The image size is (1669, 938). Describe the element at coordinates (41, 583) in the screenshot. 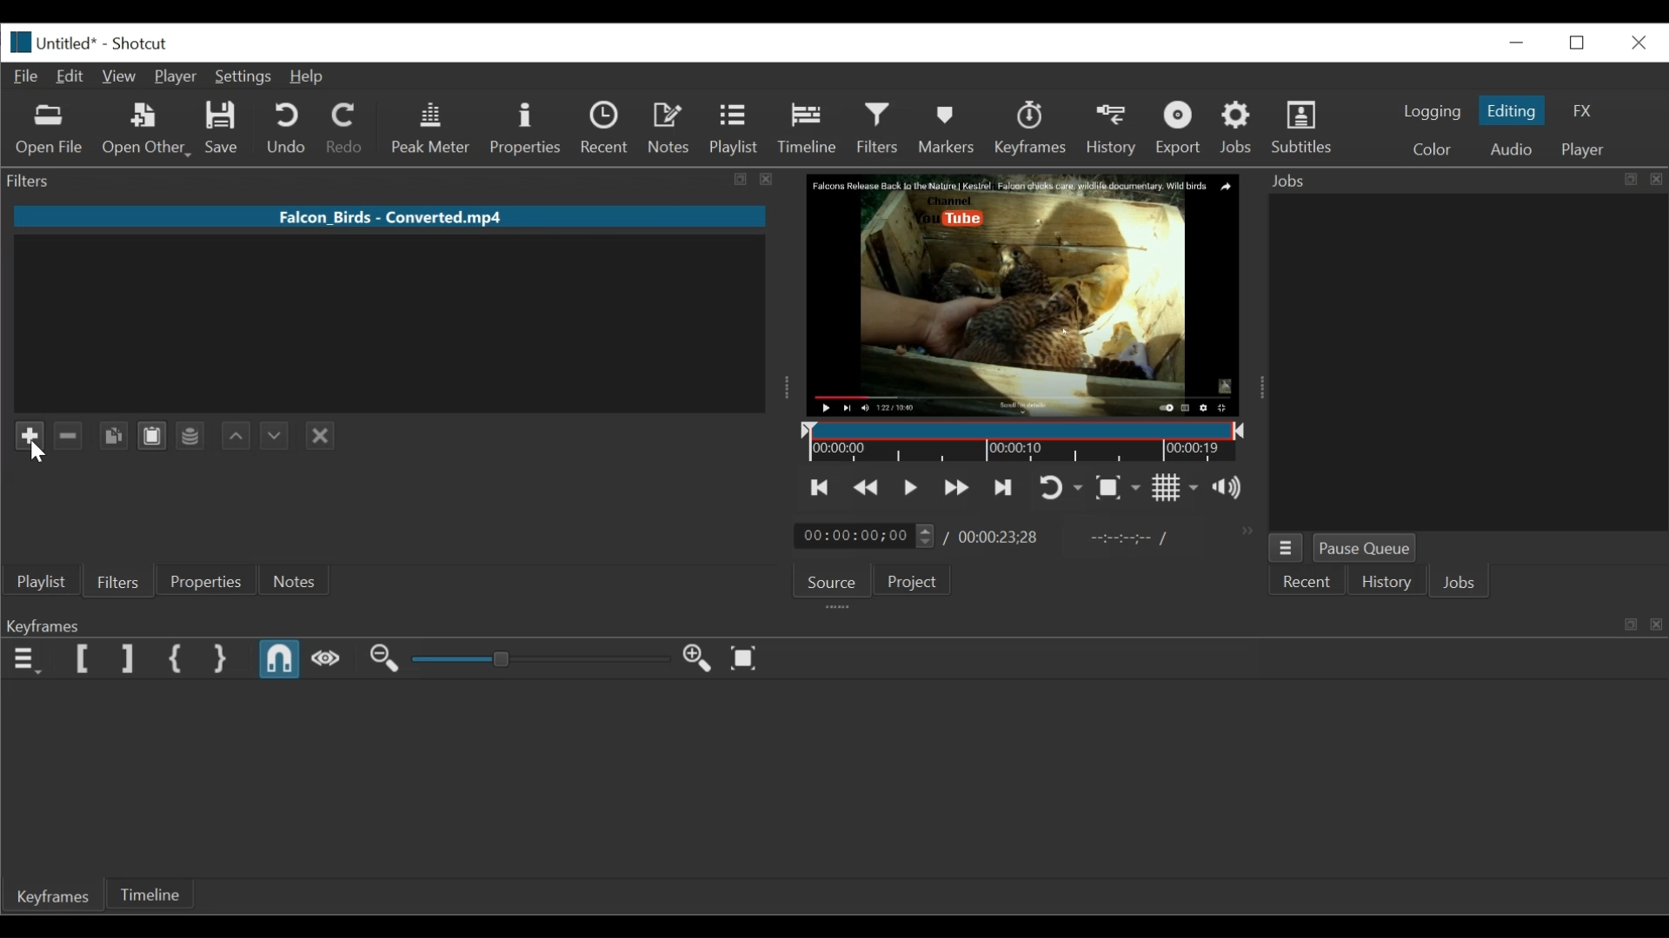

I see `Playlist menu` at that location.